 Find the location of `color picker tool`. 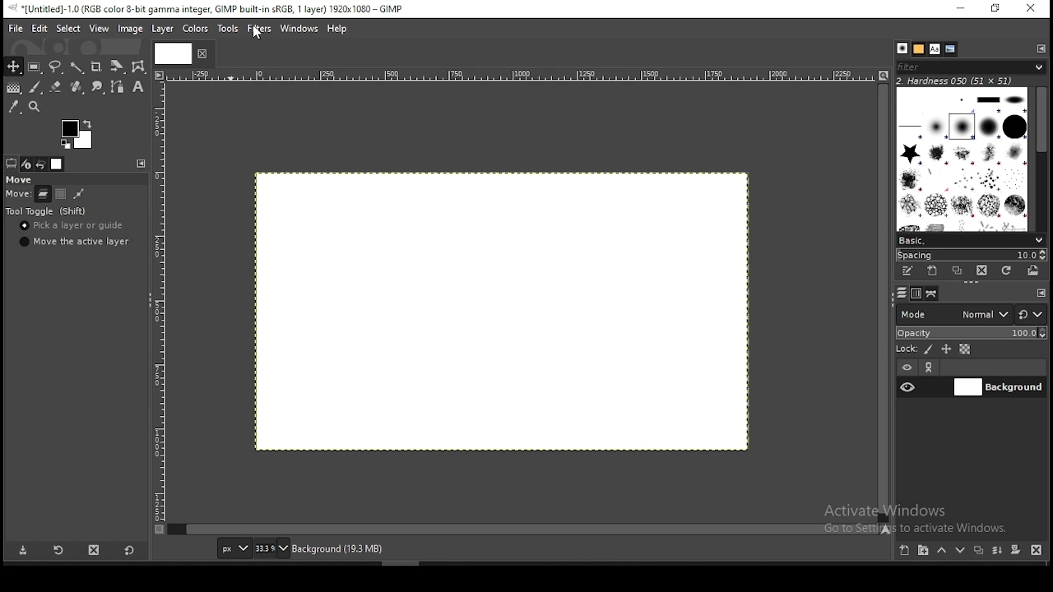

color picker tool is located at coordinates (14, 106).